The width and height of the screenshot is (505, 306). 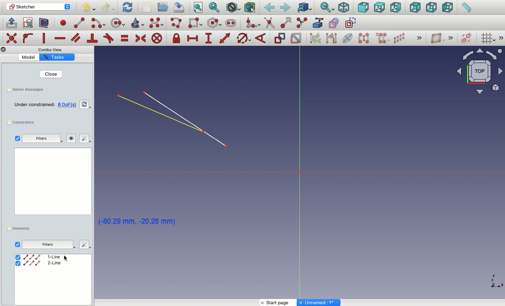 I want to click on Back, so click(x=269, y=8).